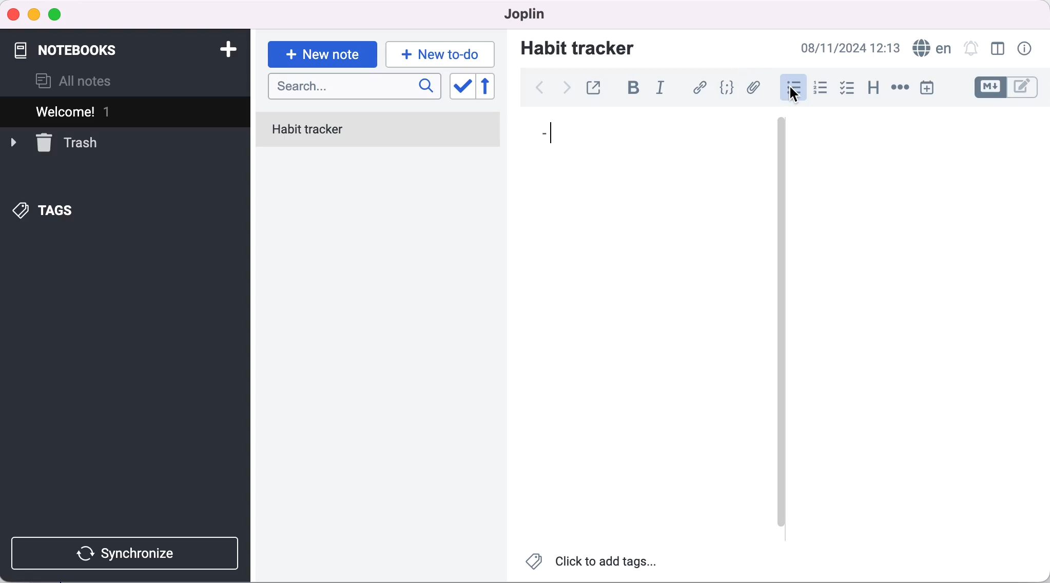 This screenshot has width=1050, height=583. I want to click on trash, so click(54, 142).